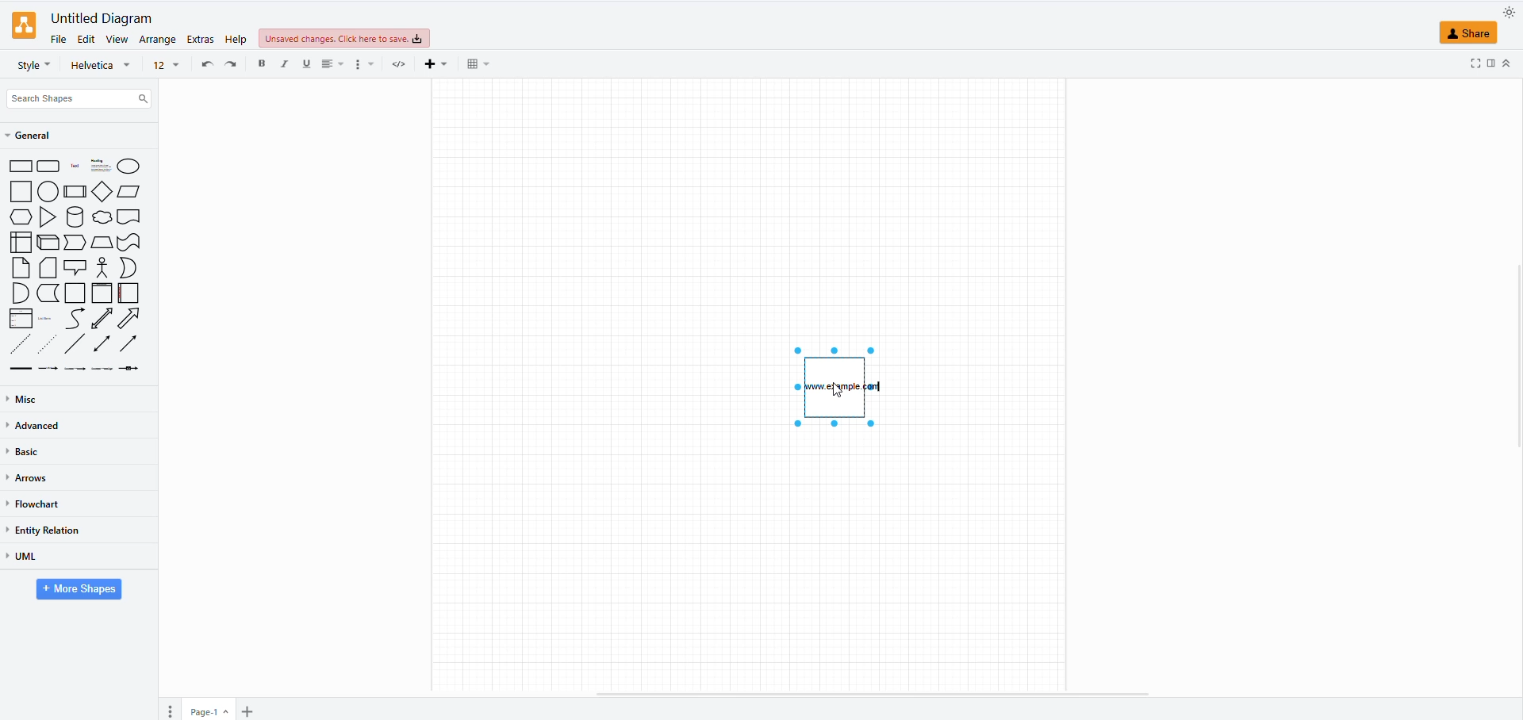 Image resolution: width=1523 pixels, height=720 pixels. What do you see at coordinates (332, 64) in the screenshot?
I see `align` at bounding box center [332, 64].